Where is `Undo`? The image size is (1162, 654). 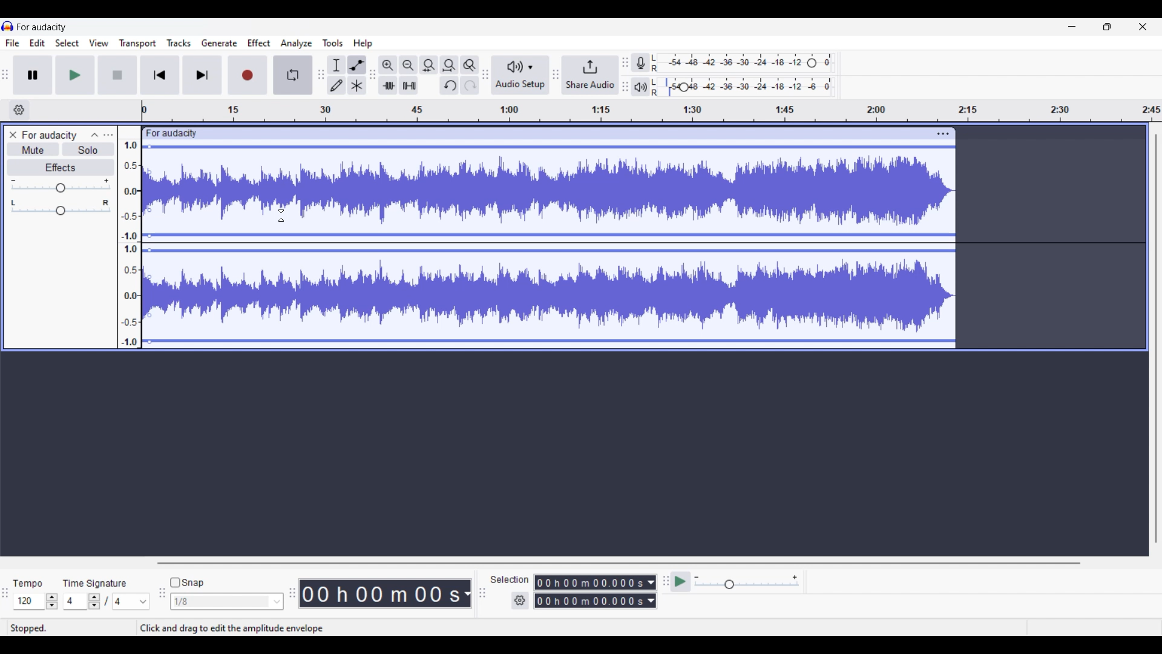 Undo is located at coordinates (450, 85).